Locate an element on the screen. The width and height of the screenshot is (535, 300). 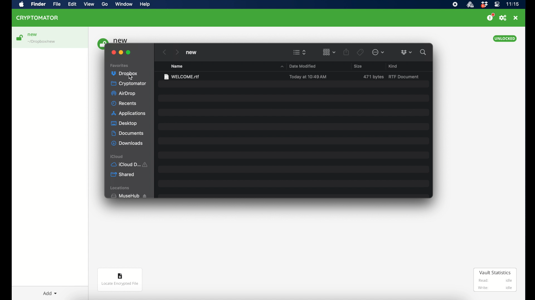
new is located at coordinates (33, 35).